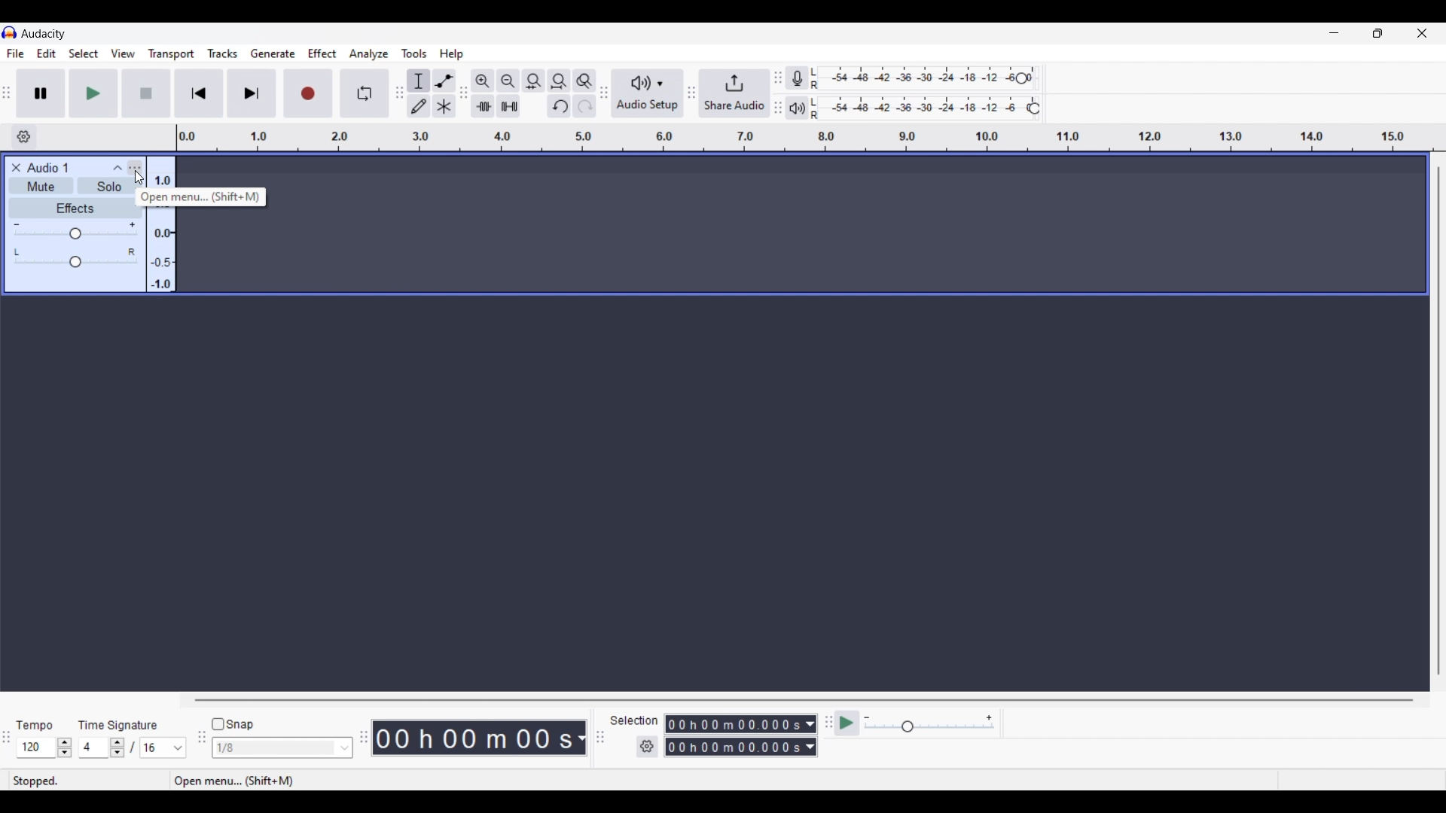 The width and height of the screenshot is (1446, 813). What do you see at coordinates (365, 93) in the screenshot?
I see `Enable looping` at bounding box center [365, 93].